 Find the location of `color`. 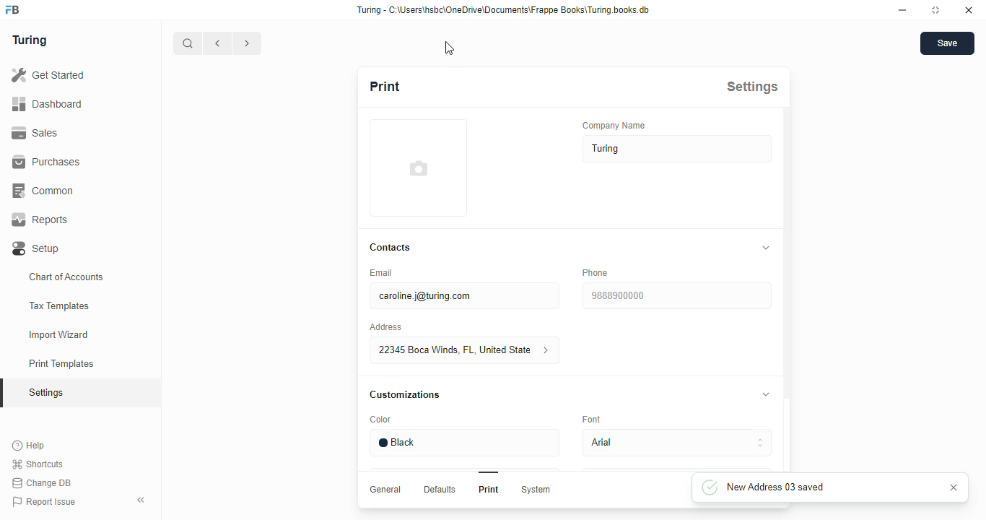

color is located at coordinates (382, 420).